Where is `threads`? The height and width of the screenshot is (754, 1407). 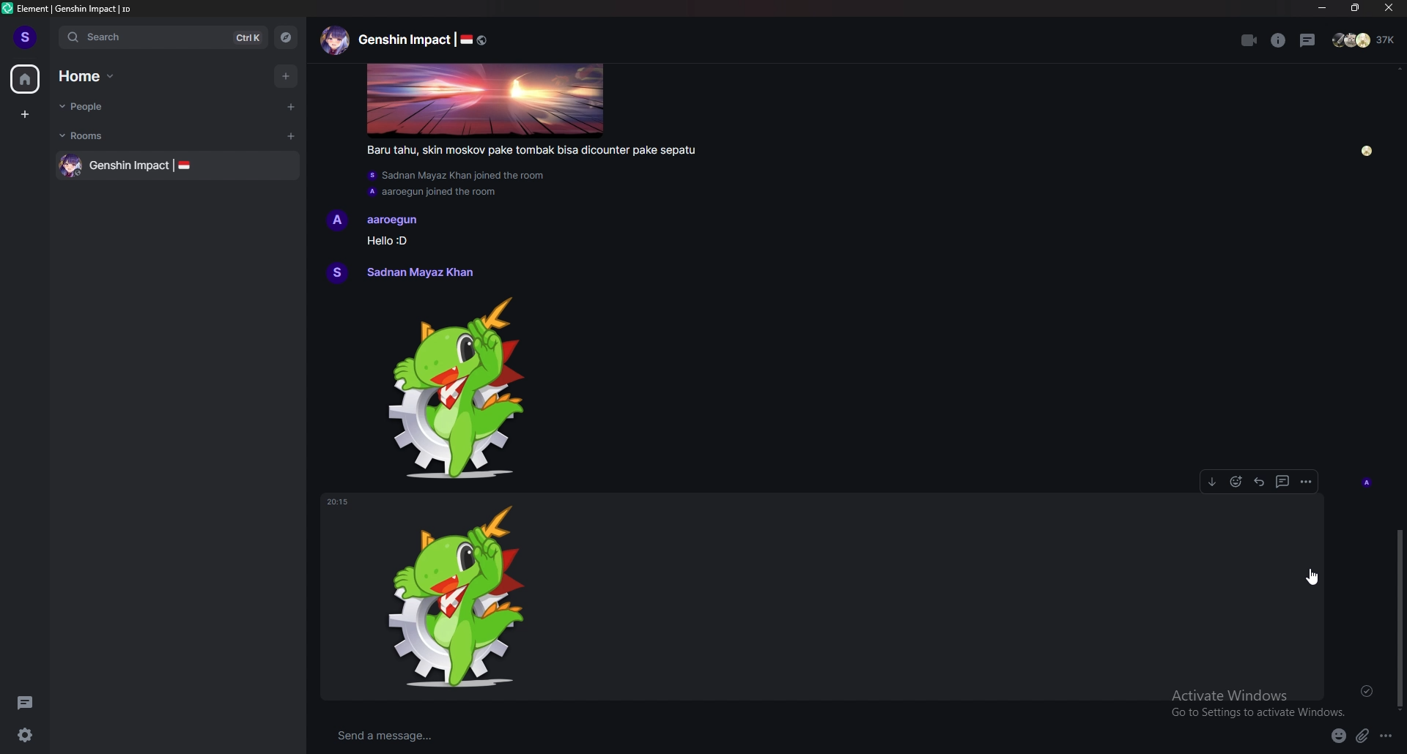
threads is located at coordinates (25, 702).